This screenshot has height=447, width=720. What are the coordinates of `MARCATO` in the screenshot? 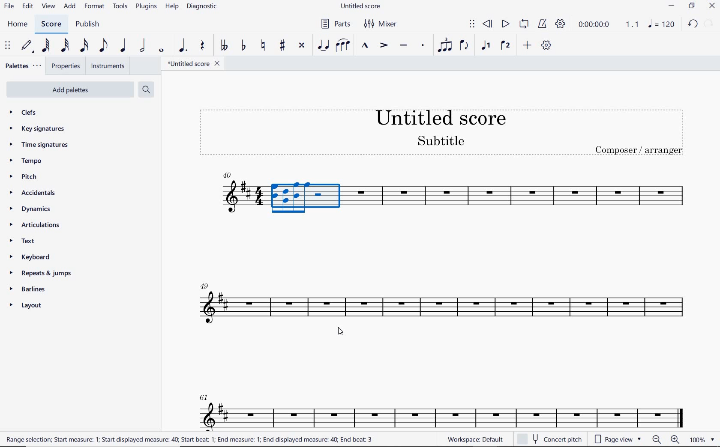 It's located at (364, 46).